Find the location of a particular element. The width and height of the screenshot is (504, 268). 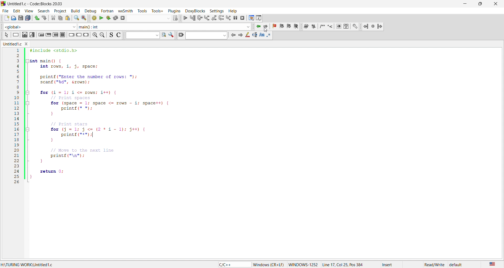

fortan is located at coordinates (107, 11).